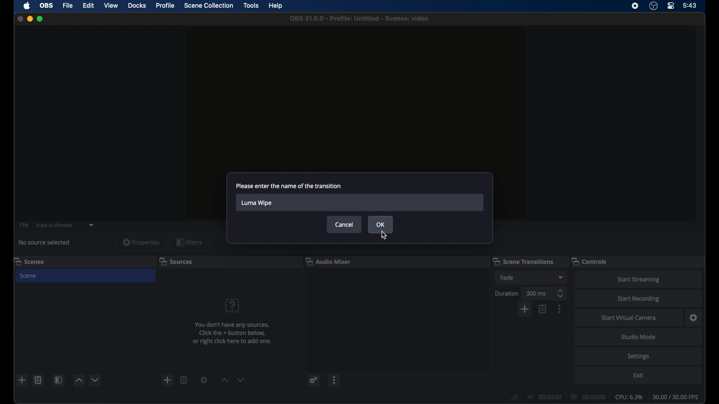 This screenshot has height=404, width=719. I want to click on tools, so click(251, 6).